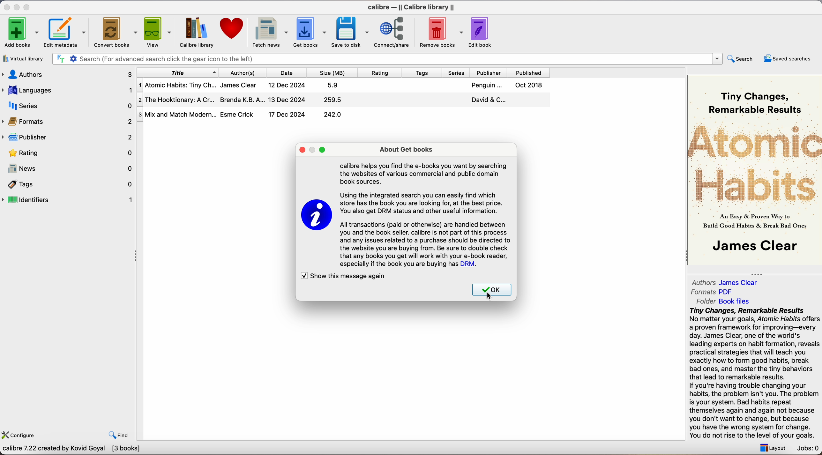 The width and height of the screenshot is (822, 455). Describe the element at coordinates (24, 59) in the screenshot. I see `virtual library` at that location.